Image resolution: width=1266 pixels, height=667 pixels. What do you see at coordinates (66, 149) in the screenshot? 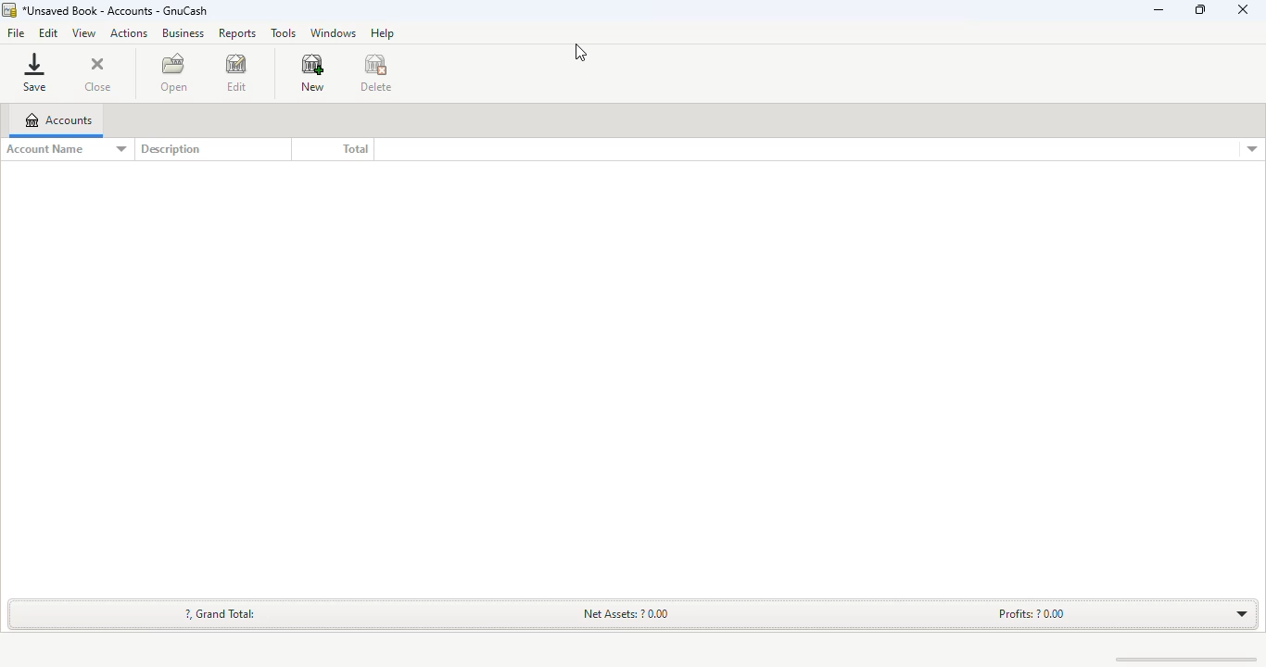
I see `account name` at bounding box center [66, 149].